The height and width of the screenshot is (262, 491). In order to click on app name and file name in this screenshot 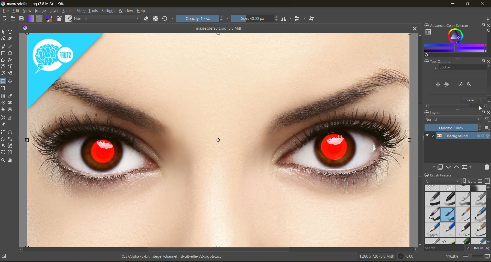, I will do `click(36, 4)`.